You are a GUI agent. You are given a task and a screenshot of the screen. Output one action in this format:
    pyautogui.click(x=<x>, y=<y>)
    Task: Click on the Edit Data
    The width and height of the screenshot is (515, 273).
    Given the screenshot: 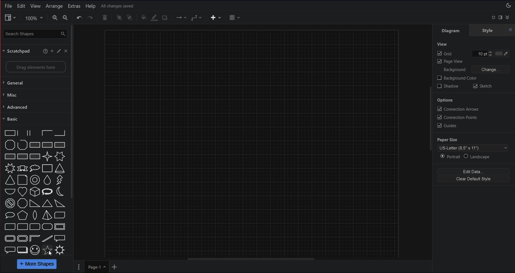 What is the action you would take?
    pyautogui.click(x=473, y=171)
    